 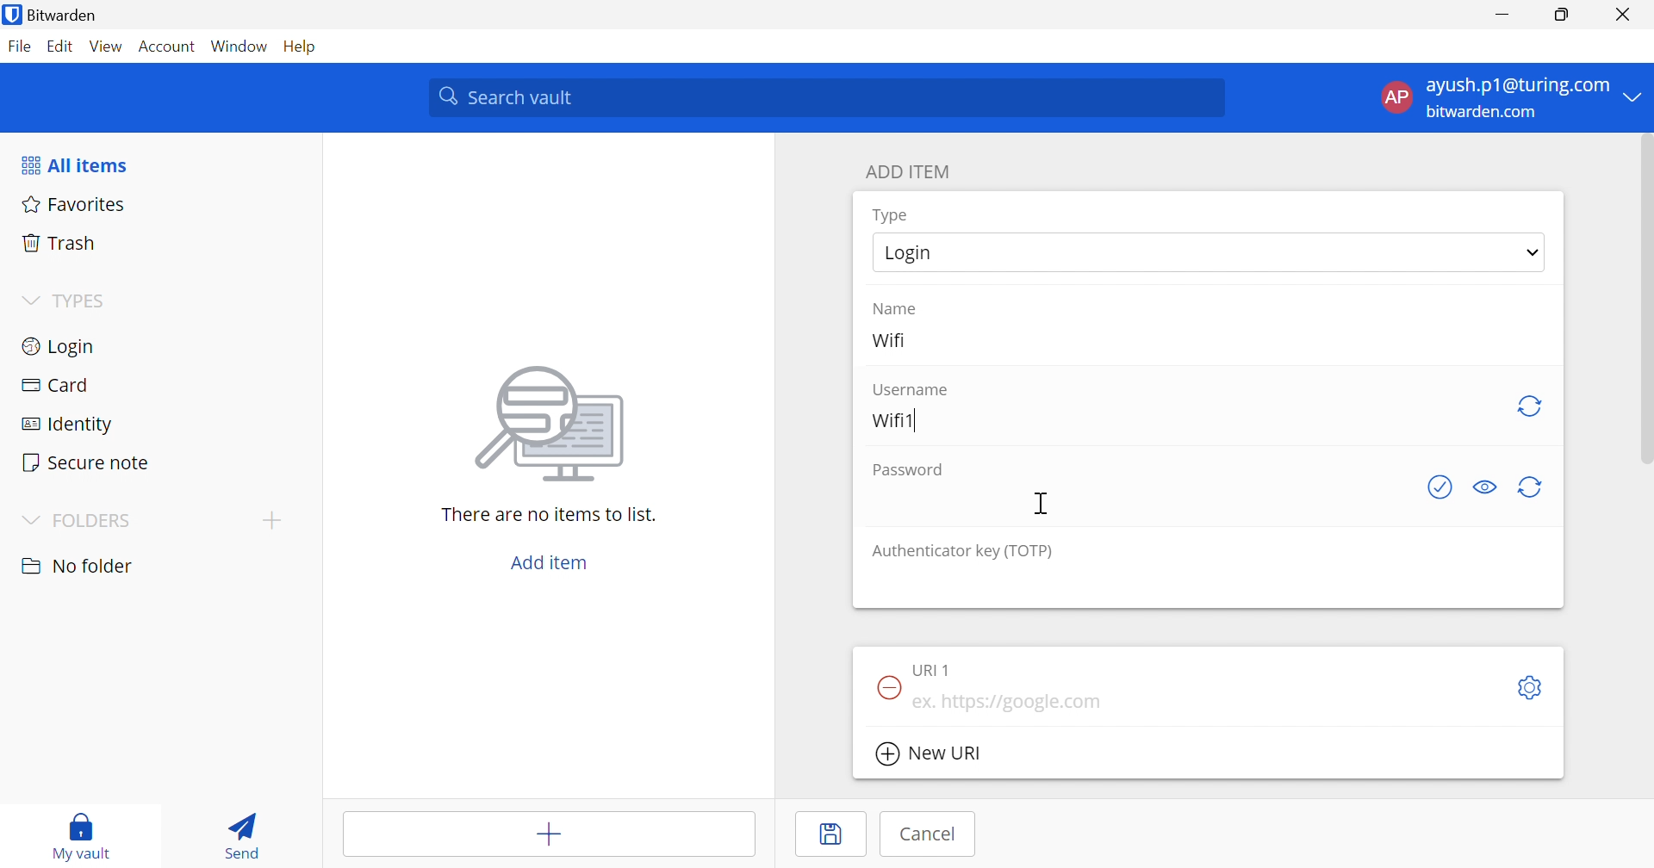 I want to click on Username, so click(x=912, y=391).